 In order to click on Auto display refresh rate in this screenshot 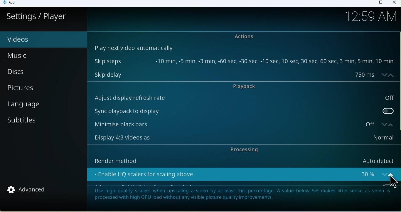, I will do `click(243, 98)`.